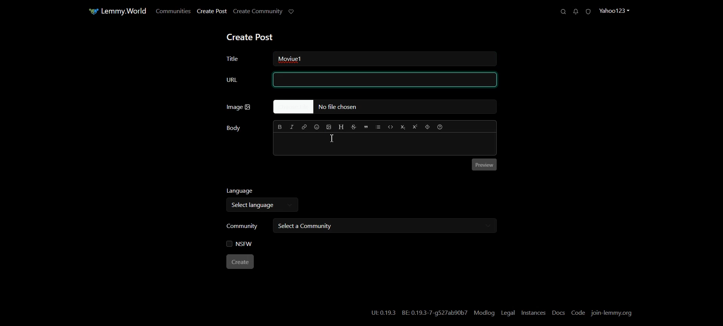 This screenshot has height=326, width=723. I want to click on Legal, so click(508, 312).